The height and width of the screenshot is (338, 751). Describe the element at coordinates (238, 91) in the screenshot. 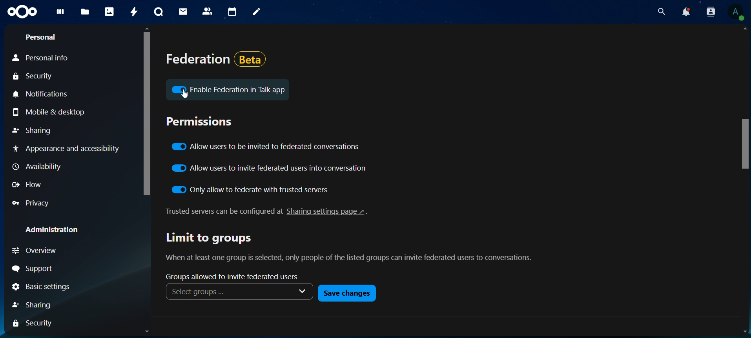

I see `Enable Federation in Talk app` at that location.